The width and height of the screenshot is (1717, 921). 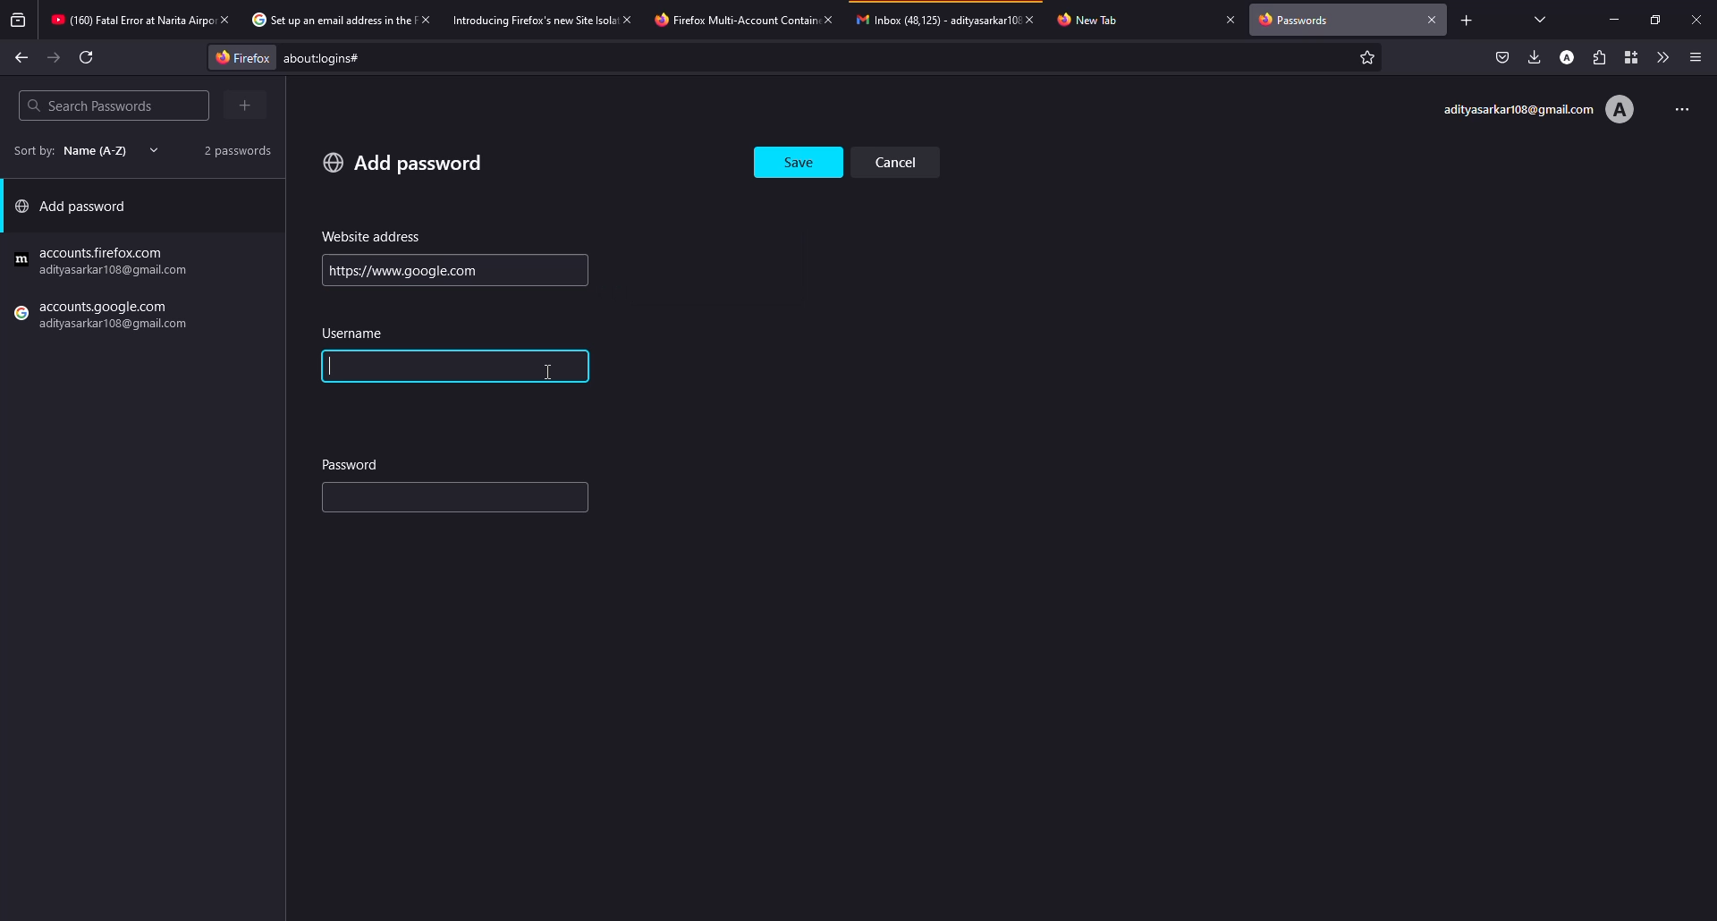 I want to click on downloads, so click(x=1535, y=56).